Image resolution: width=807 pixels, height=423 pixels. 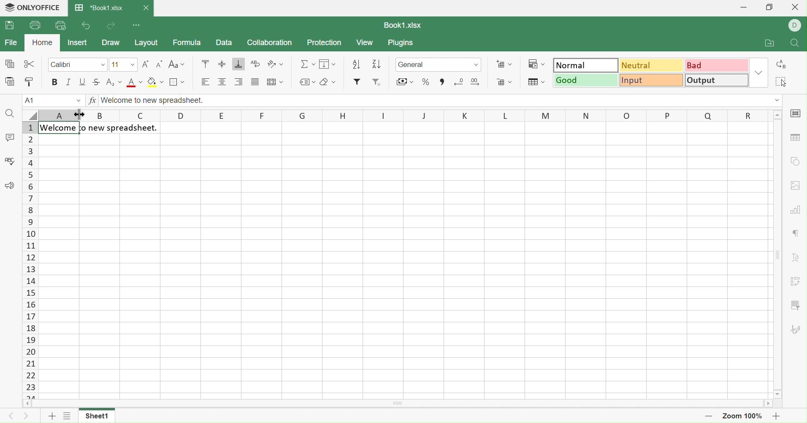 What do you see at coordinates (30, 260) in the screenshot?
I see `Row Numbers` at bounding box center [30, 260].